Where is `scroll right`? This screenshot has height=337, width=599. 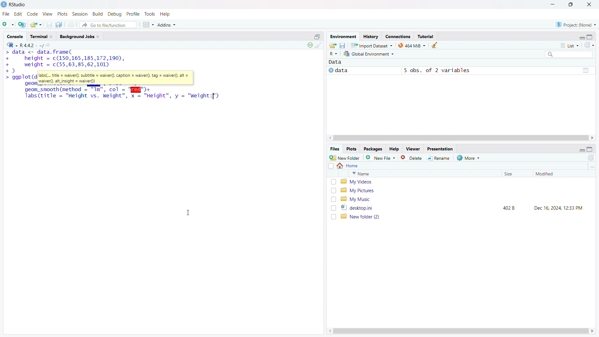 scroll right is located at coordinates (593, 138).